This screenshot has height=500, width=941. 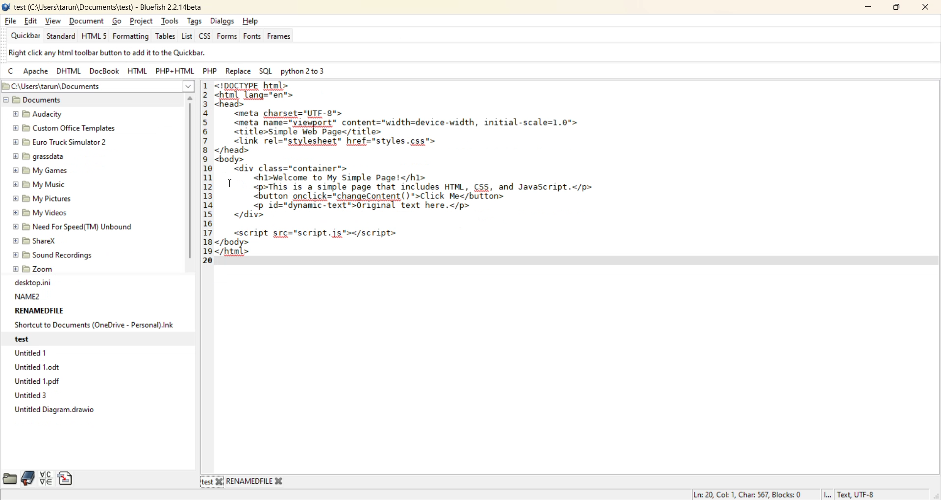 I want to click on charmap, so click(x=47, y=479).